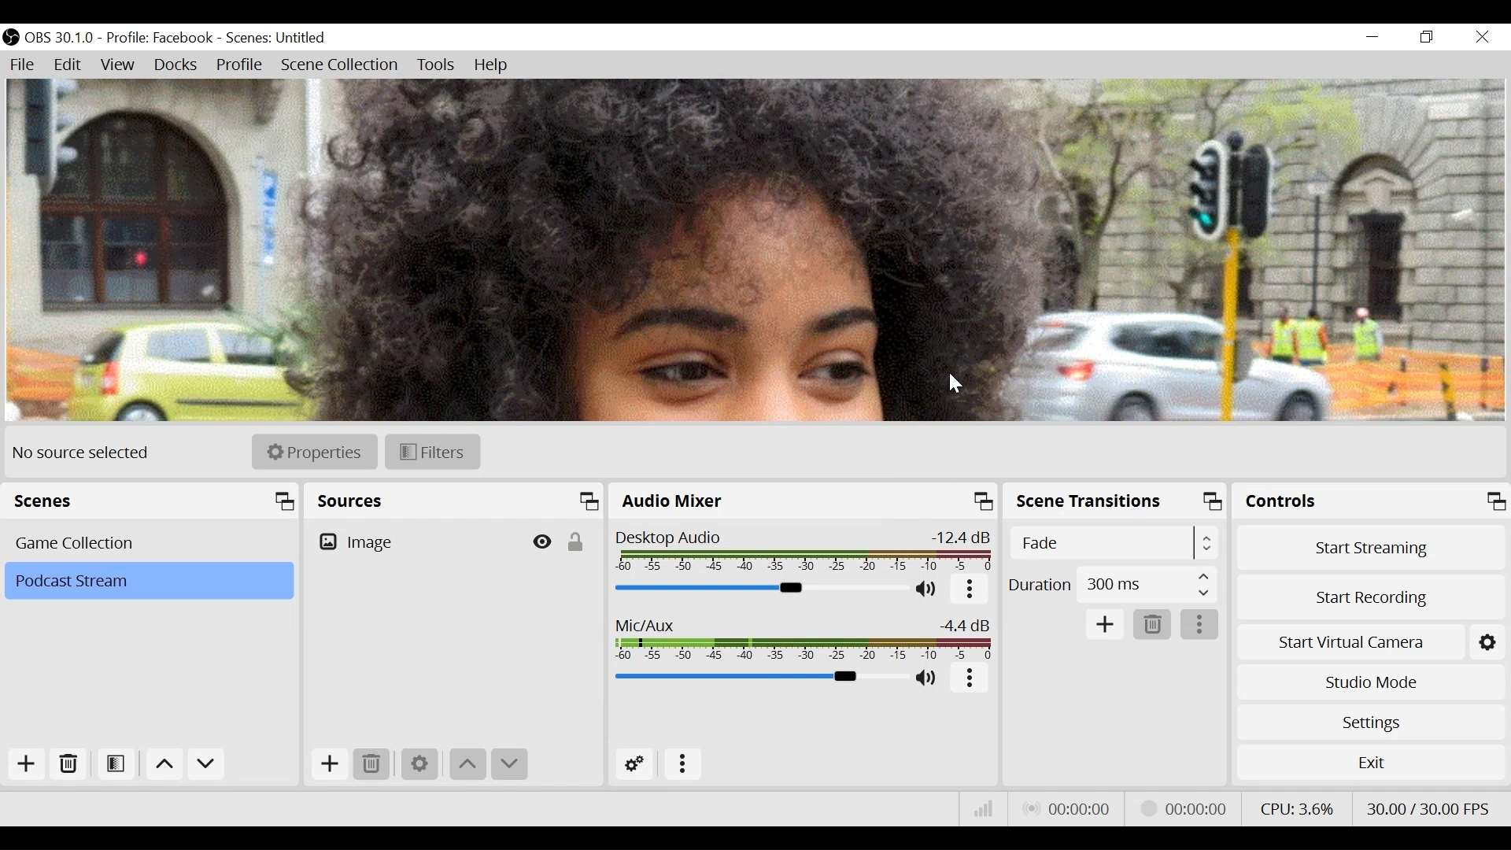 This screenshot has width=1511, height=850. I want to click on Sources Panel, so click(455, 501).